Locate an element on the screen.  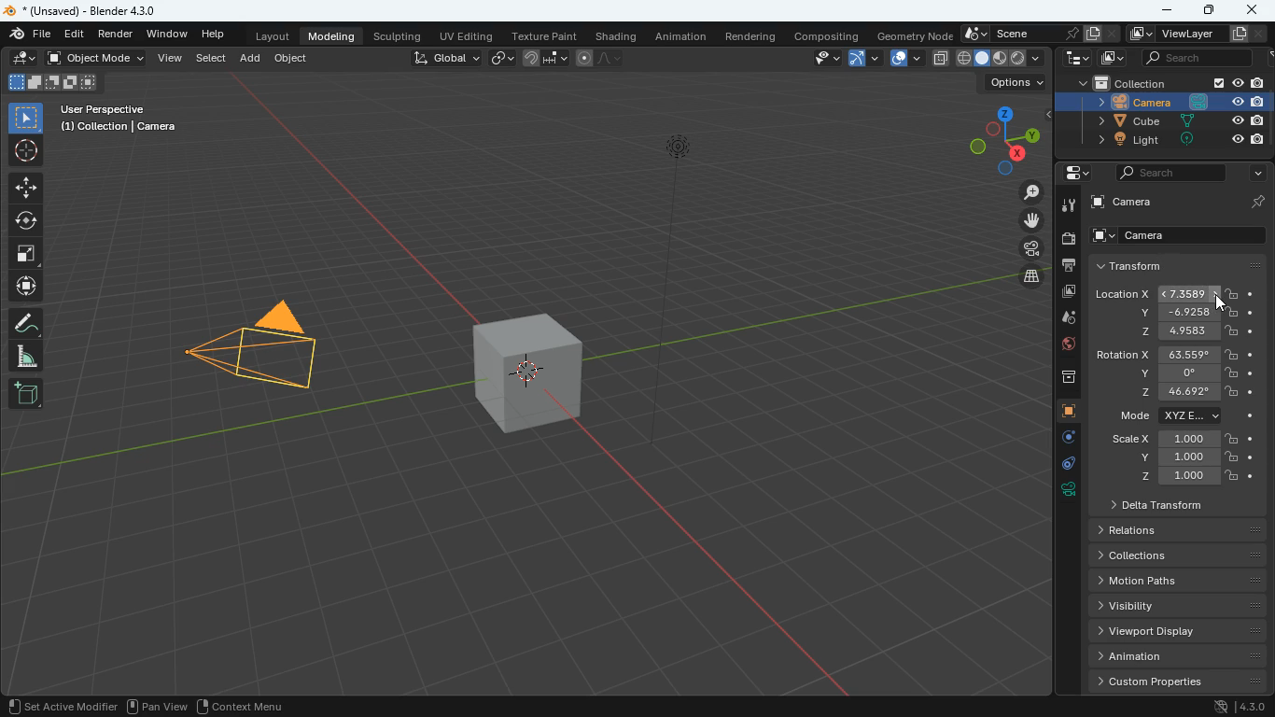
geometry node is located at coordinates (916, 35).